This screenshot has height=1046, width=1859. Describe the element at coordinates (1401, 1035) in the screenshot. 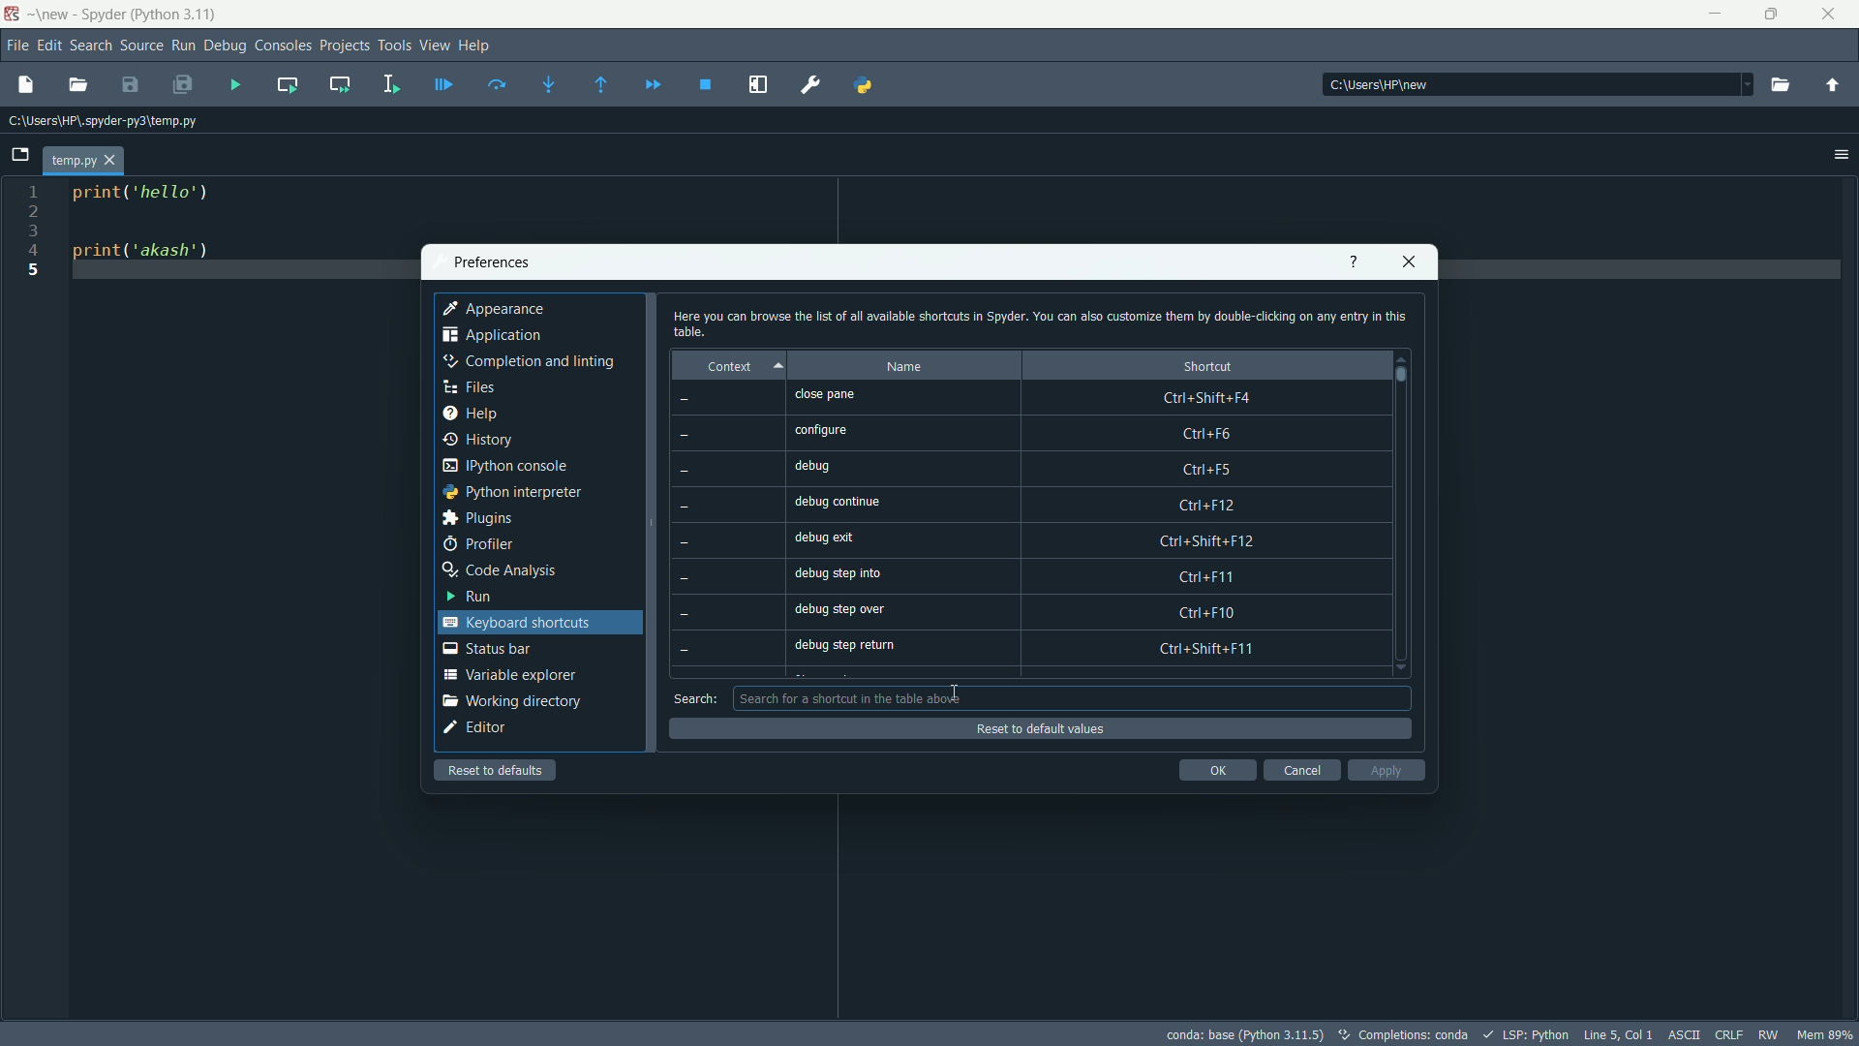

I see `completions:conda` at that location.